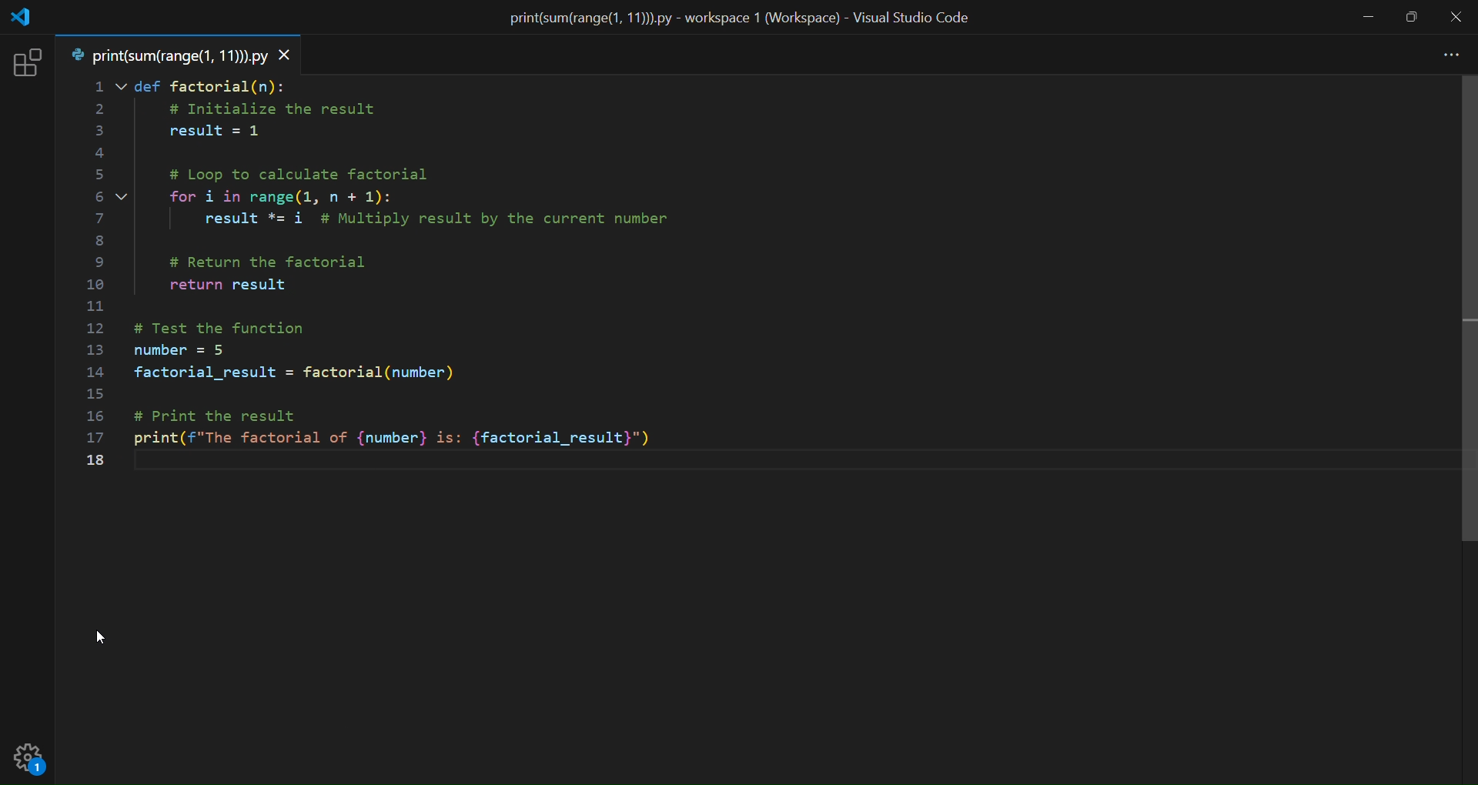 Image resolution: width=1478 pixels, height=785 pixels. What do you see at coordinates (105, 643) in the screenshot?
I see `cursor` at bounding box center [105, 643].